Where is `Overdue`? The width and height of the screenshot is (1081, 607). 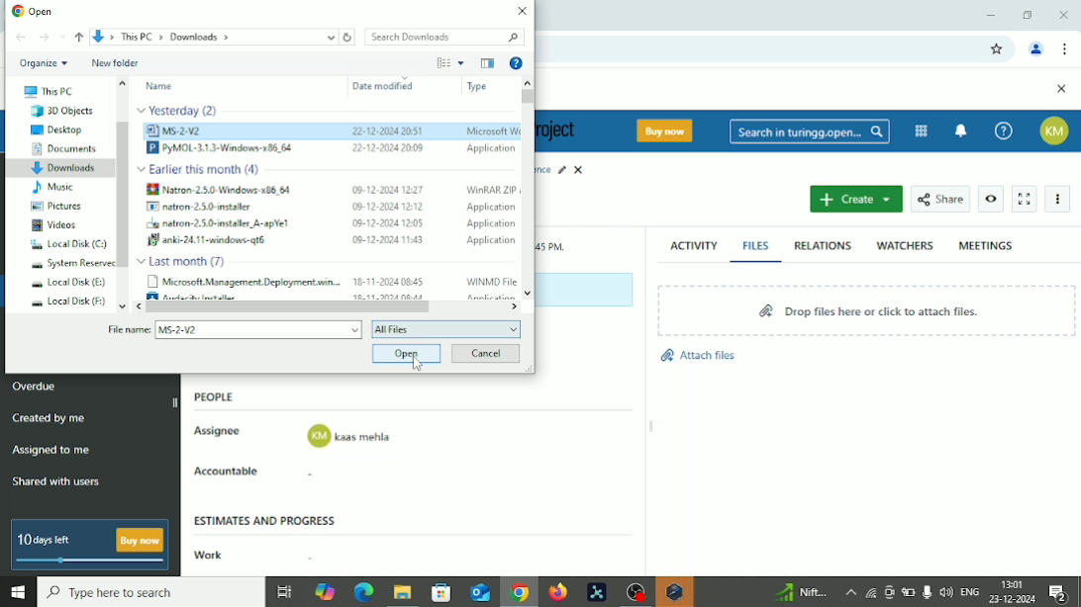
Overdue is located at coordinates (37, 387).